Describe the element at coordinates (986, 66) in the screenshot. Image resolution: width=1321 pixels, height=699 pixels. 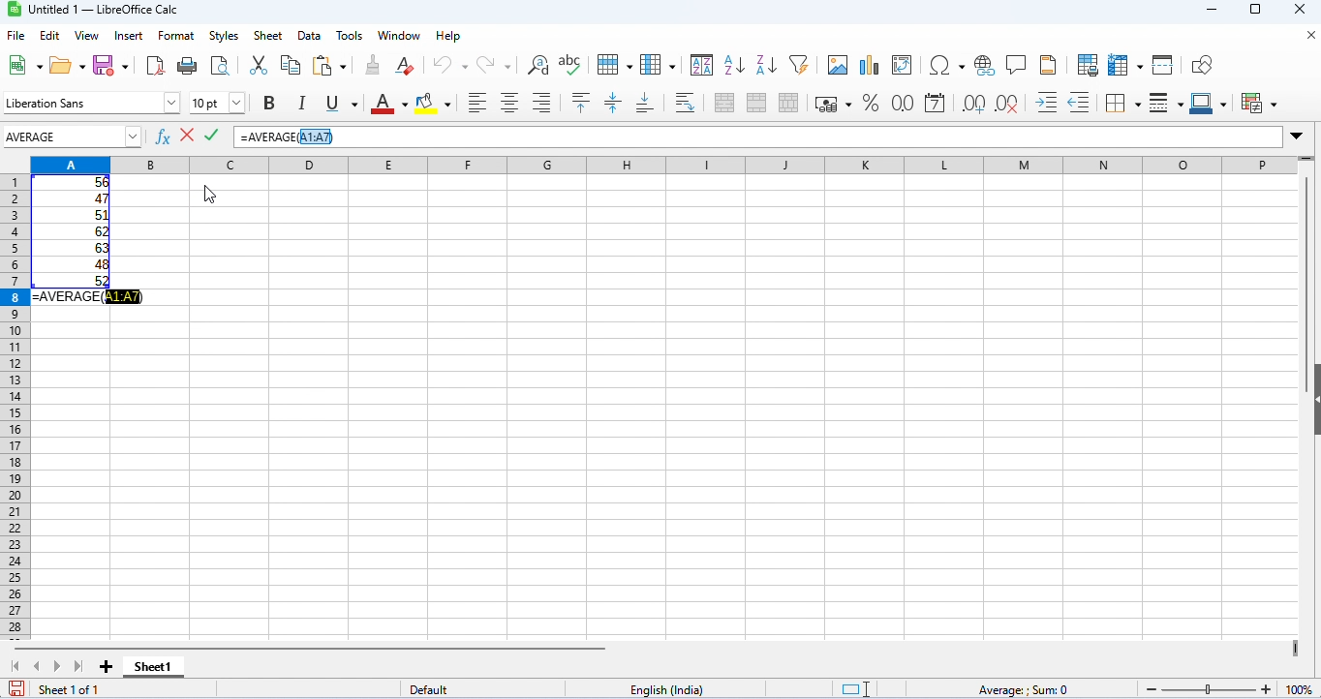
I see `insert hyperlink` at that location.